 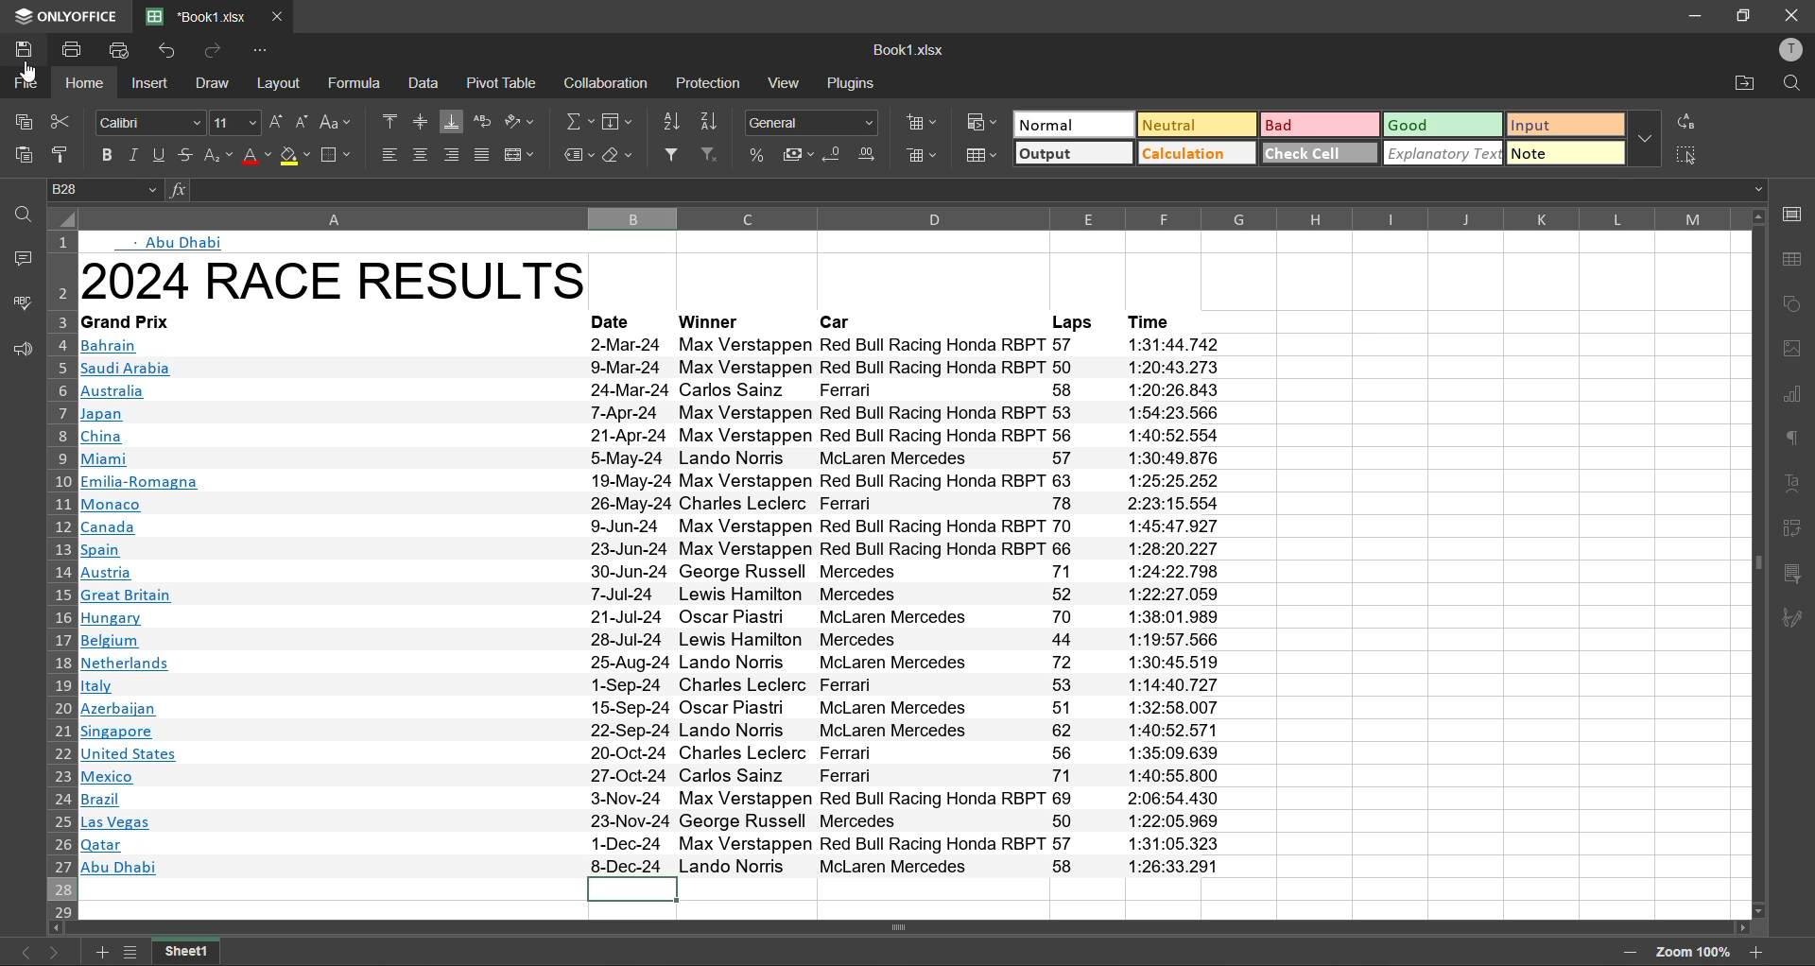 What do you see at coordinates (18, 155) in the screenshot?
I see `paste` at bounding box center [18, 155].